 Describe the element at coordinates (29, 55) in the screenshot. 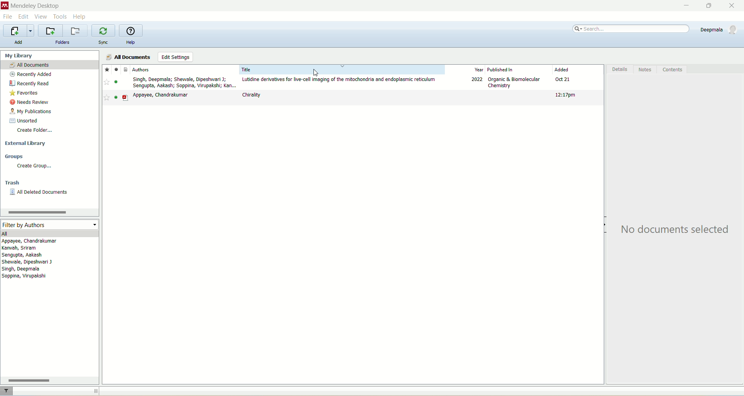

I see `my library` at that location.